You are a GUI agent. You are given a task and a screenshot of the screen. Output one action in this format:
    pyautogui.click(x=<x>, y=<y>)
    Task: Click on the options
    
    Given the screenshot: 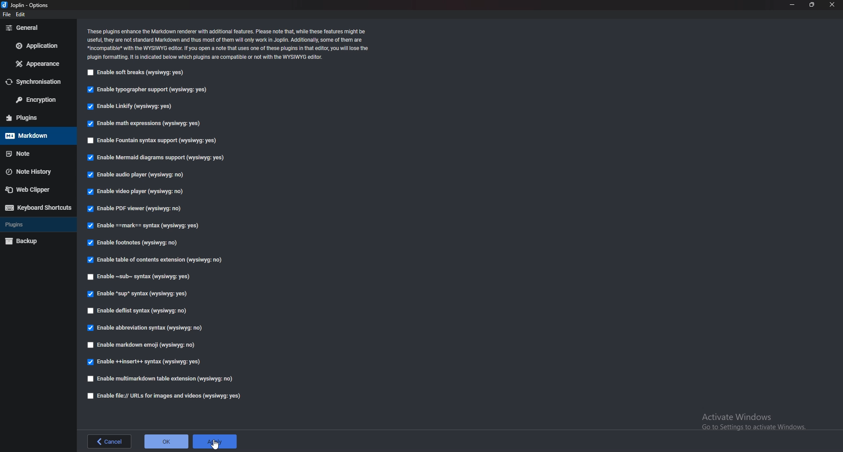 What is the action you would take?
    pyautogui.click(x=29, y=5)
    